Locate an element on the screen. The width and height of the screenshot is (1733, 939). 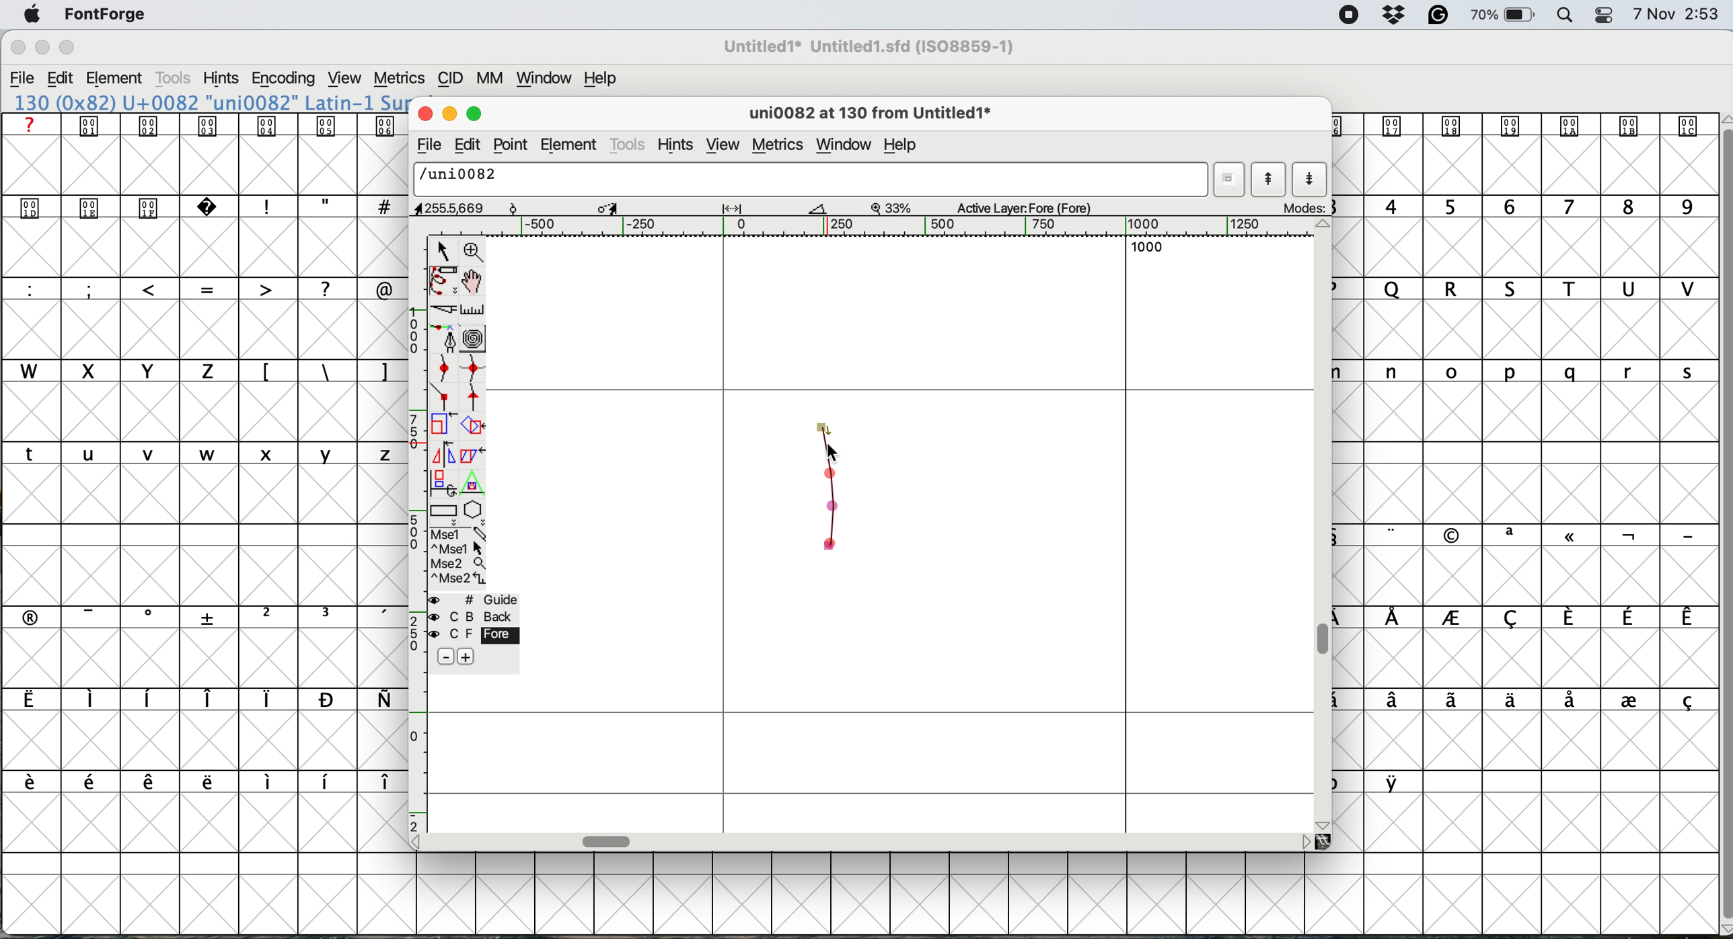
show previous letter is located at coordinates (1269, 179).